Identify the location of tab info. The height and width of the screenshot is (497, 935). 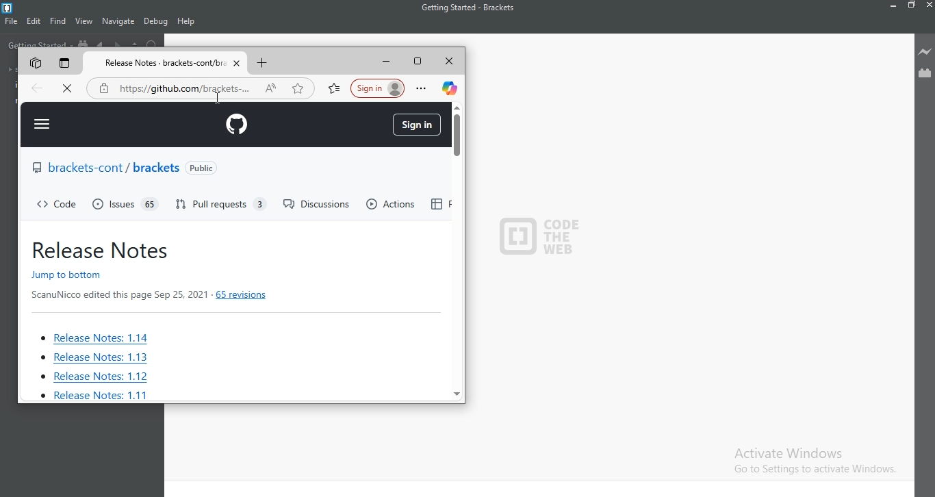
(166, 63).